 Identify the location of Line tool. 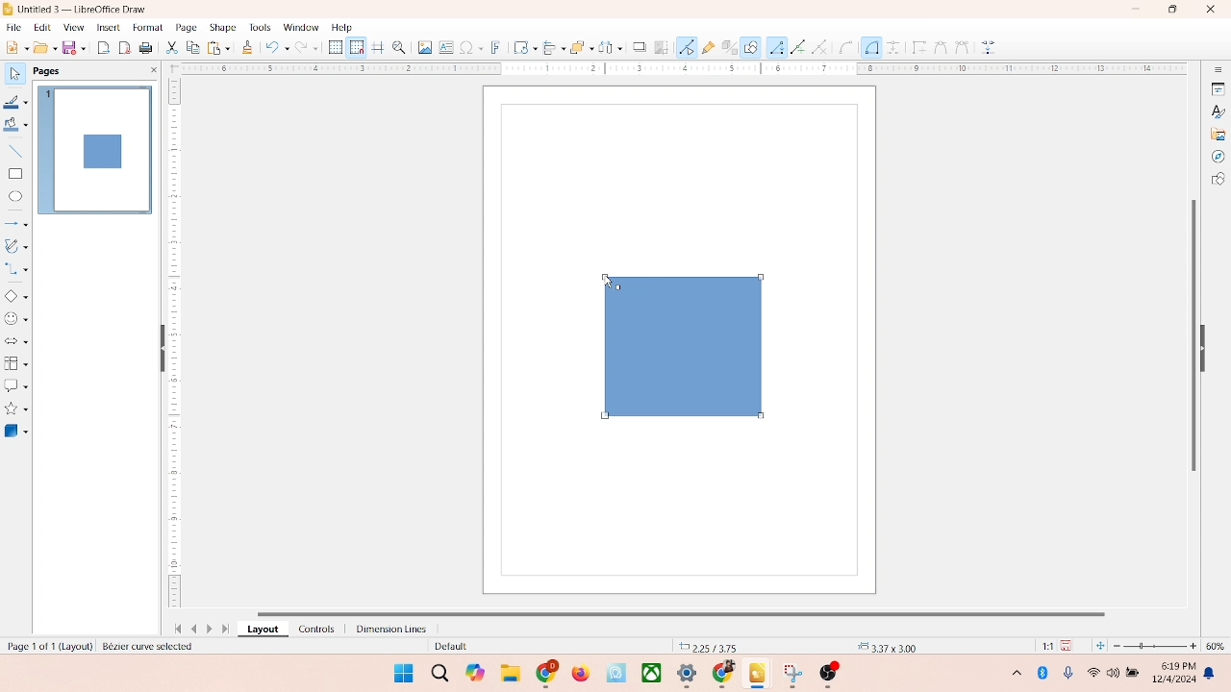
(776, 46).